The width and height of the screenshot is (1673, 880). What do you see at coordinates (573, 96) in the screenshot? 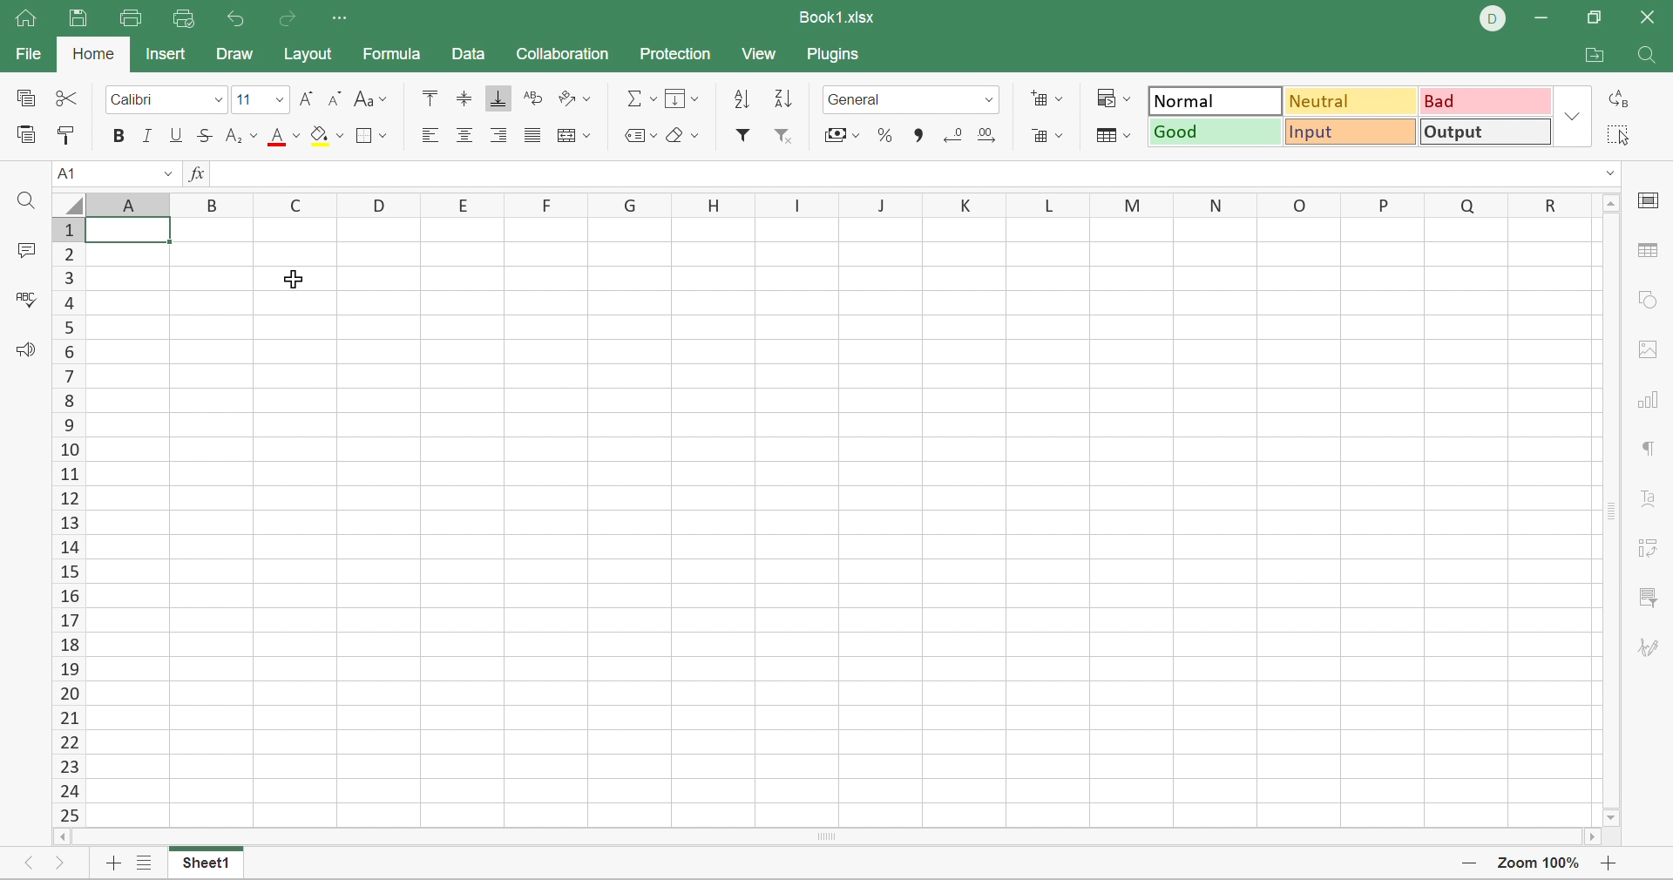
I see `Orientation` at bounding box center [573, 96].